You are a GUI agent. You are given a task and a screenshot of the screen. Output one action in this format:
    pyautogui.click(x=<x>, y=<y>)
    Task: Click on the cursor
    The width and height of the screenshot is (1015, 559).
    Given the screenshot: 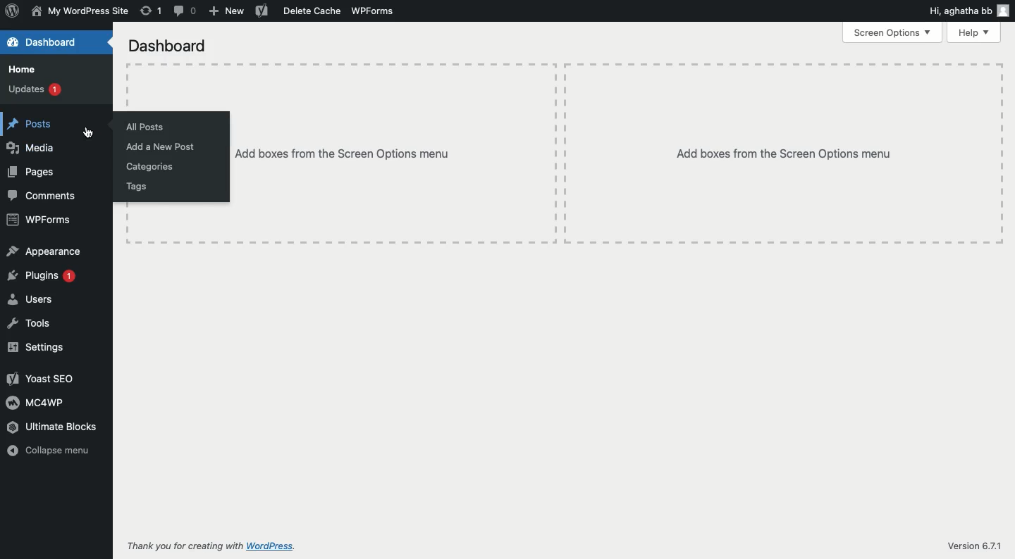 What is the action you would take?
    pyautogui.click(x=90, y=129)
    